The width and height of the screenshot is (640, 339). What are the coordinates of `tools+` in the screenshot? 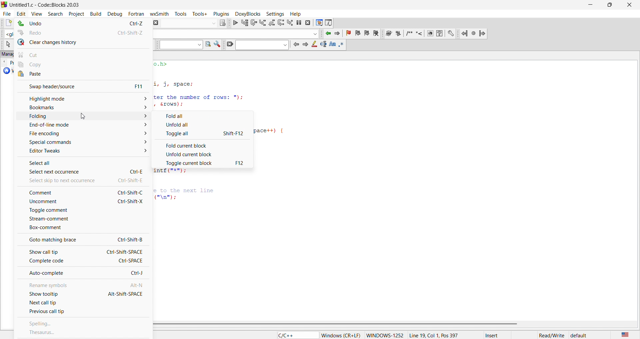 It's located at (200, 13).